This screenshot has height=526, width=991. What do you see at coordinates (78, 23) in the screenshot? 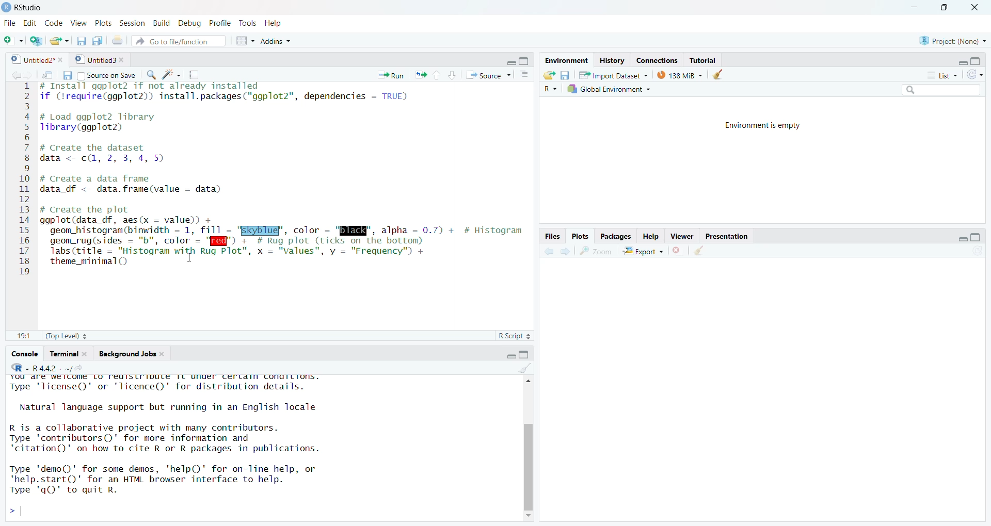
I see `View` at bounding box center [78, 23].